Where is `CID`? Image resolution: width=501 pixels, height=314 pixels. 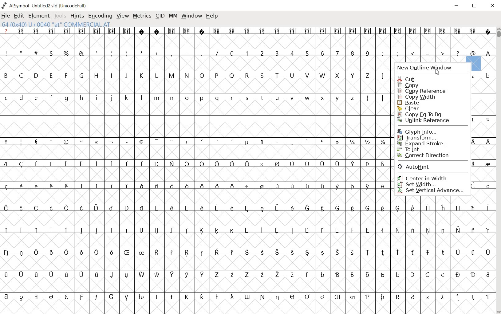 CID is located at coordinates (159, 16).